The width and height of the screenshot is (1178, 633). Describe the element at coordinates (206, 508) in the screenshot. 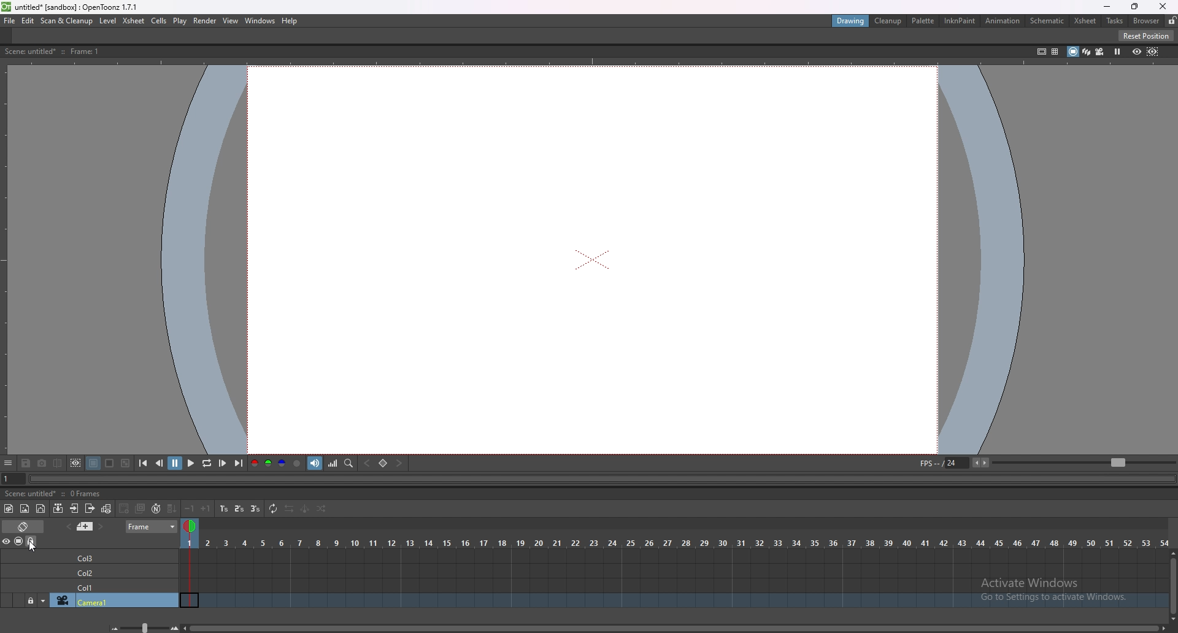

I see `increase step` at that location.